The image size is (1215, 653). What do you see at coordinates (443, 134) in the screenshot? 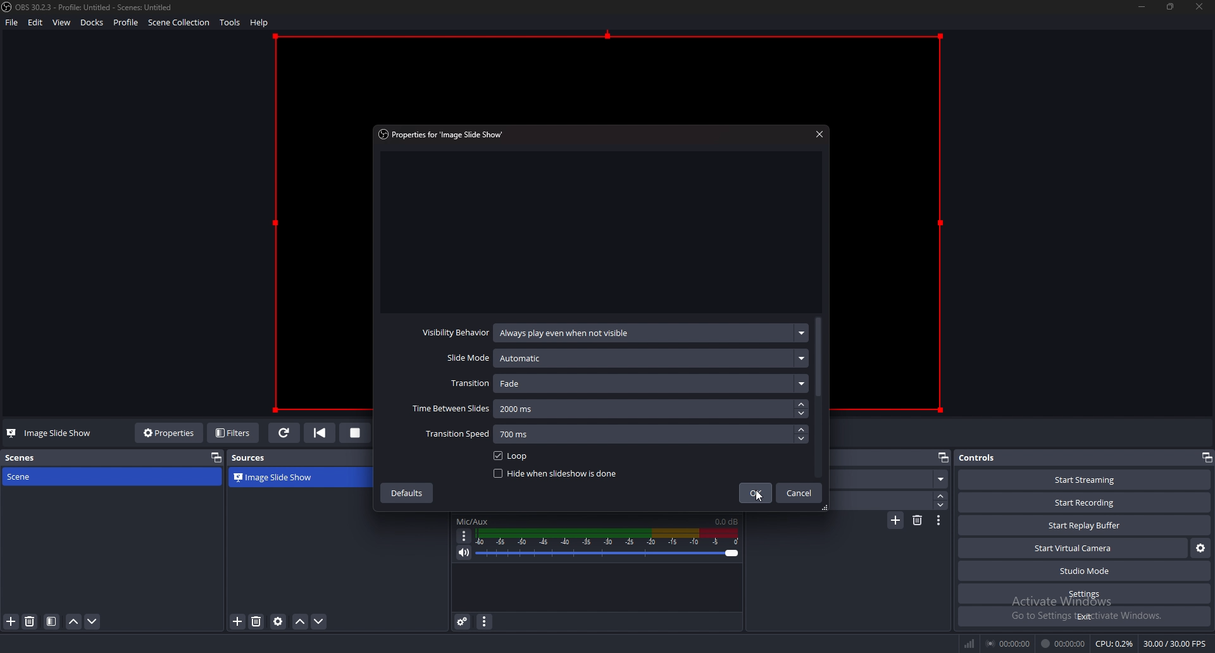
I see `properties` at bounding box center [443, 134].